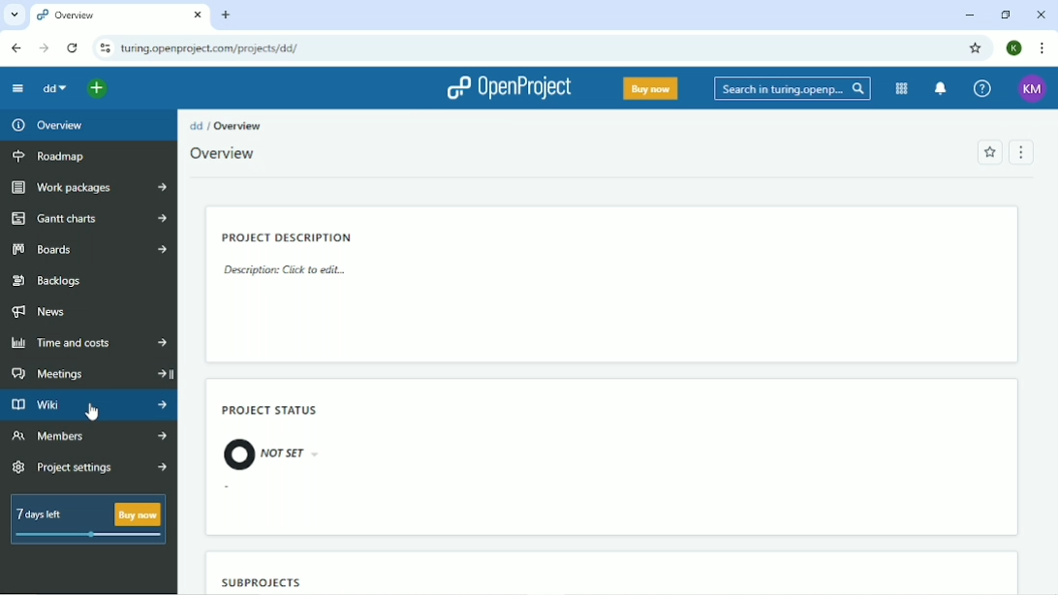 Image resolution: width=1058 pixels, height=595 pixels. What do you see at coordinates (287, 268) in the screenshot?
I see `Description: Click to edit...` at bounding box center [287, 268].